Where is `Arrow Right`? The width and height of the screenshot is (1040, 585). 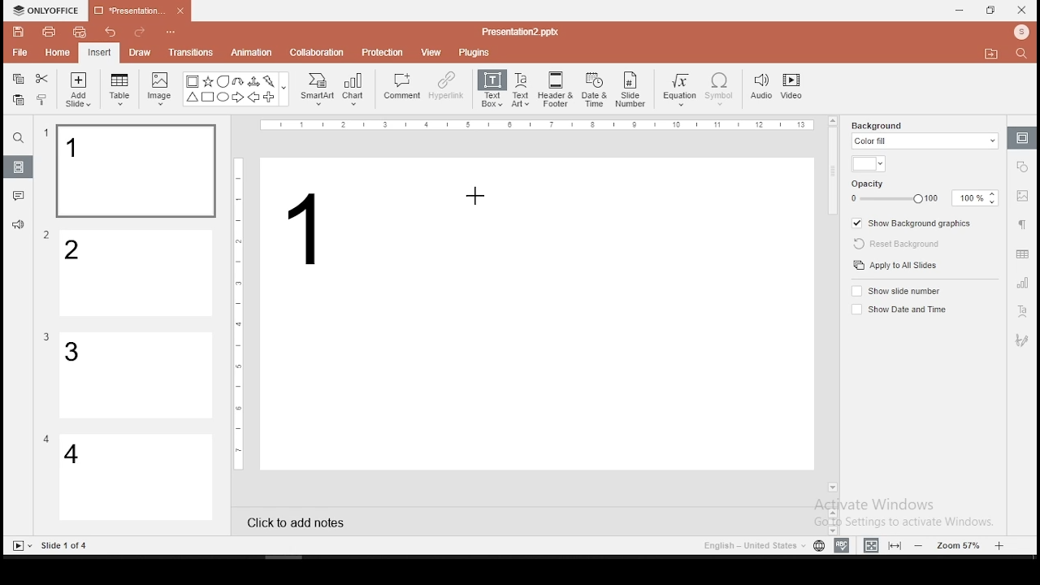 Arrow Right is located at coordinates (239, 98).